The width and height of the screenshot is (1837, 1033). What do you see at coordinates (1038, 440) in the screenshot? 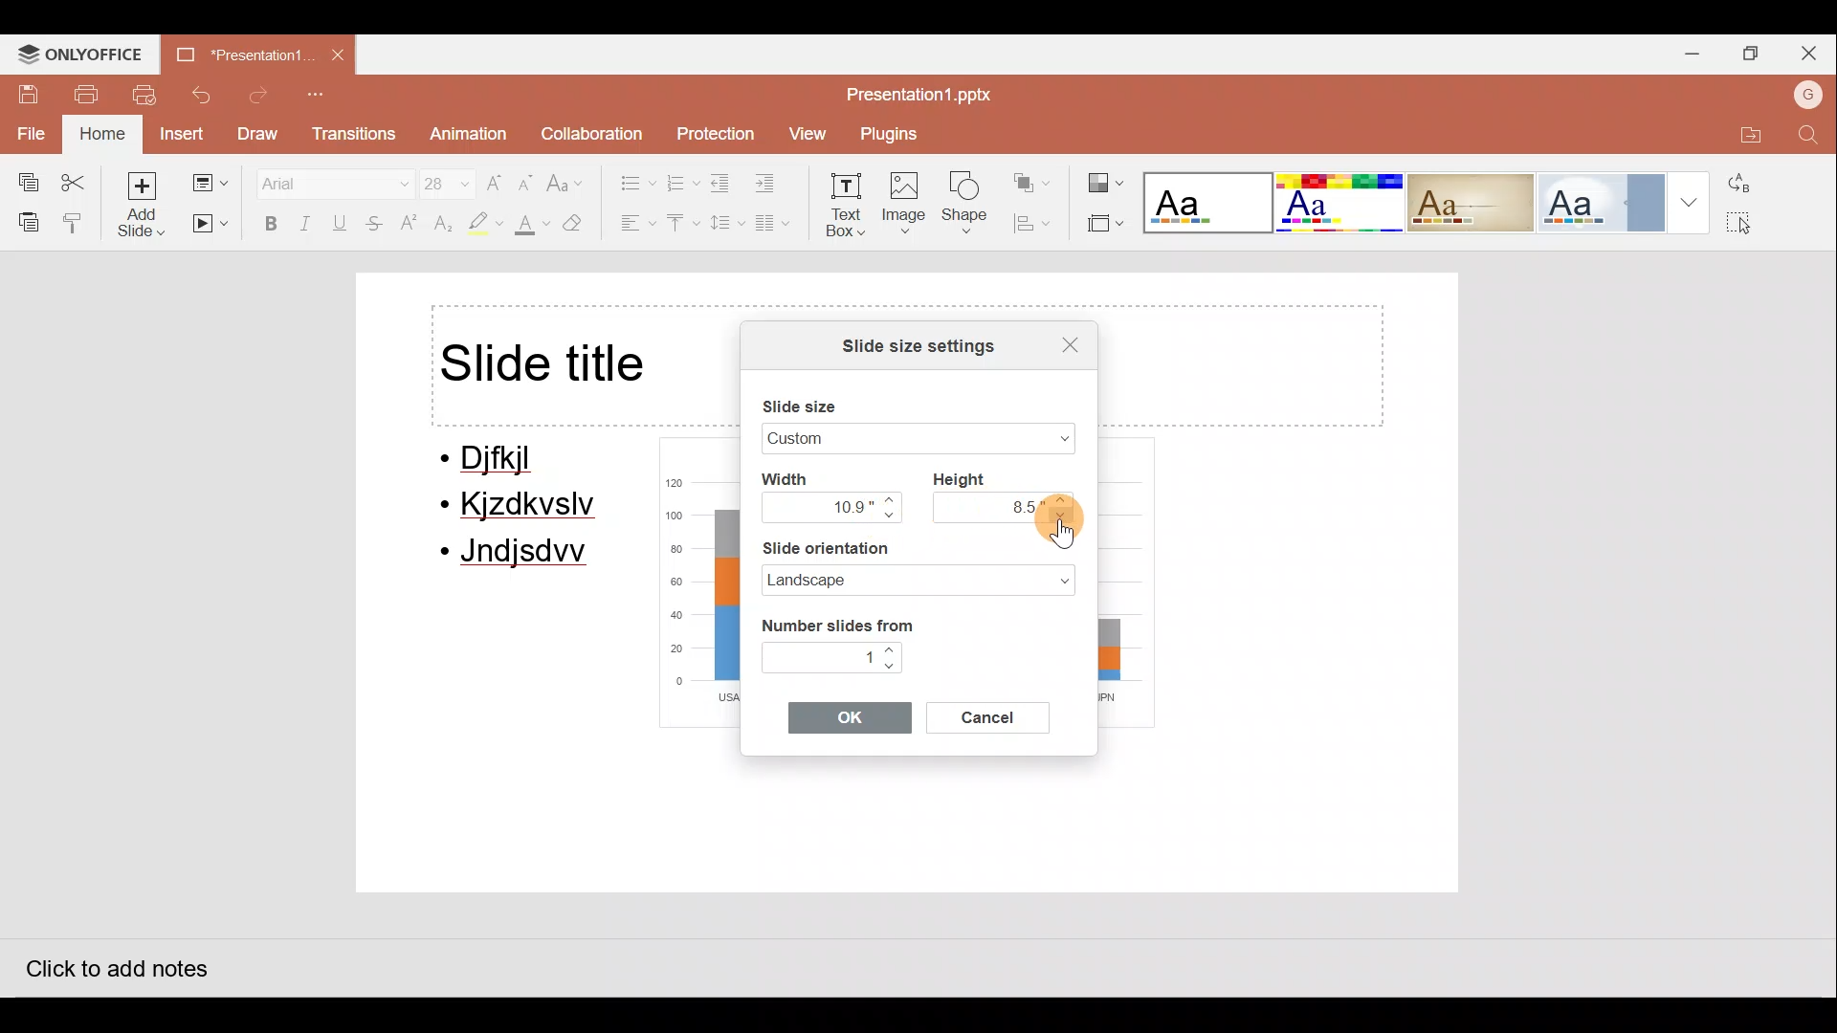
I see `Slide size drop down` at bounding box center [1038, 440].